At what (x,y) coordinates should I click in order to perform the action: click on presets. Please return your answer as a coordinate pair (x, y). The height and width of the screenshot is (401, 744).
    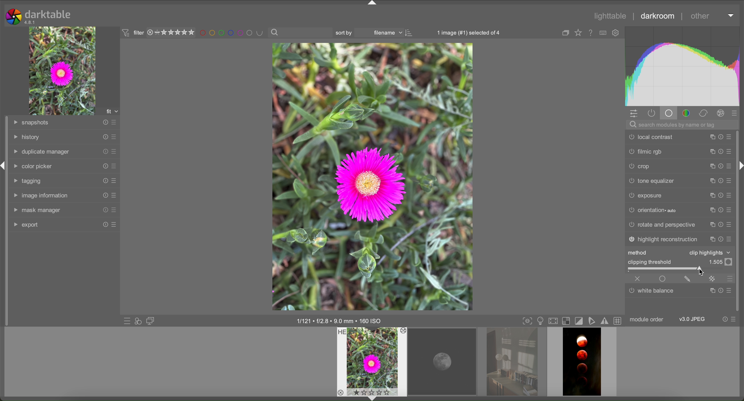
    Looking at the image, I should click on (730, 196).